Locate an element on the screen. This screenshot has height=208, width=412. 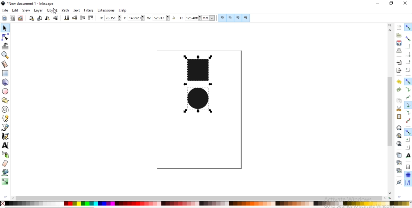
deselect any selected objects is located at coordinates (21, 18).